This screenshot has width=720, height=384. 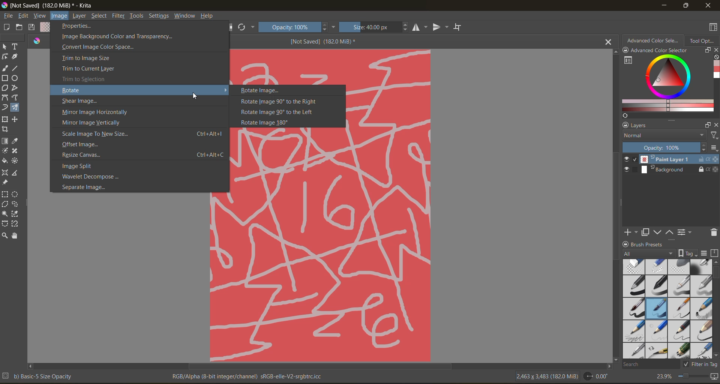 What do you see at coordinates (644, 232) in the screenshot?
I see `duplicate` at bounding box center [644, 232].